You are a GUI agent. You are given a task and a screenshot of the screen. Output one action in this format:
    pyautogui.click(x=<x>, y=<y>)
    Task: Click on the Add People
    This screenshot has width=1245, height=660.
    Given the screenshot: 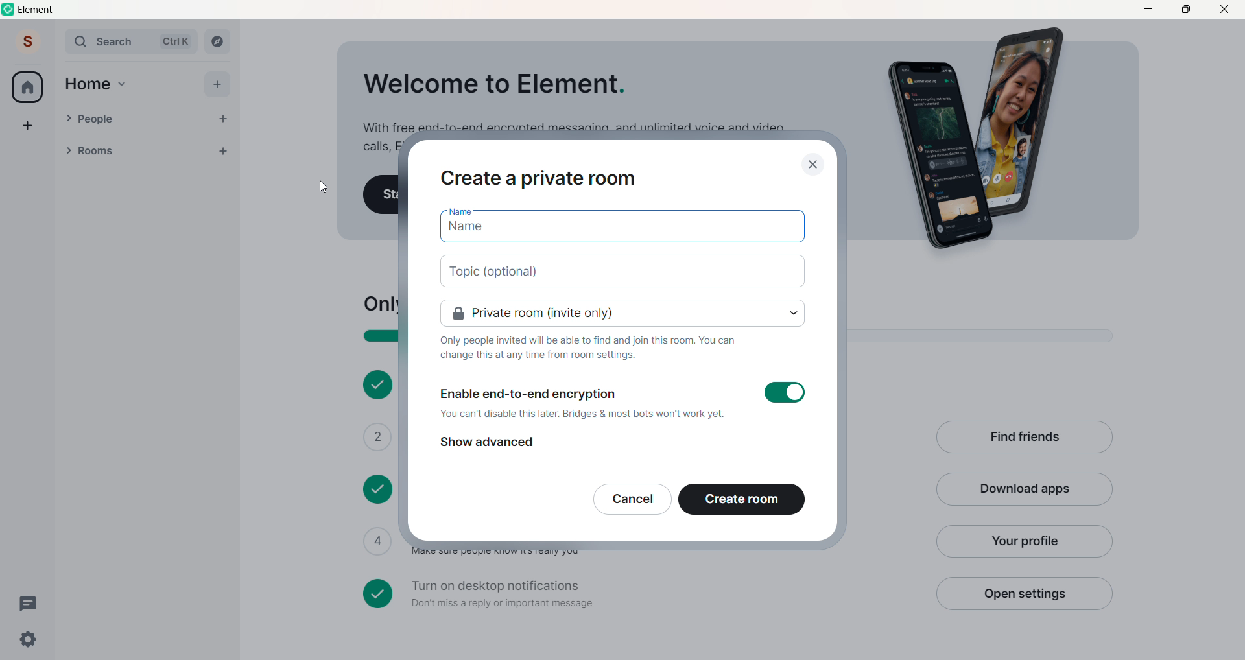 What is the action you would take?
    pyautogui.click(x=223, y=119)
    